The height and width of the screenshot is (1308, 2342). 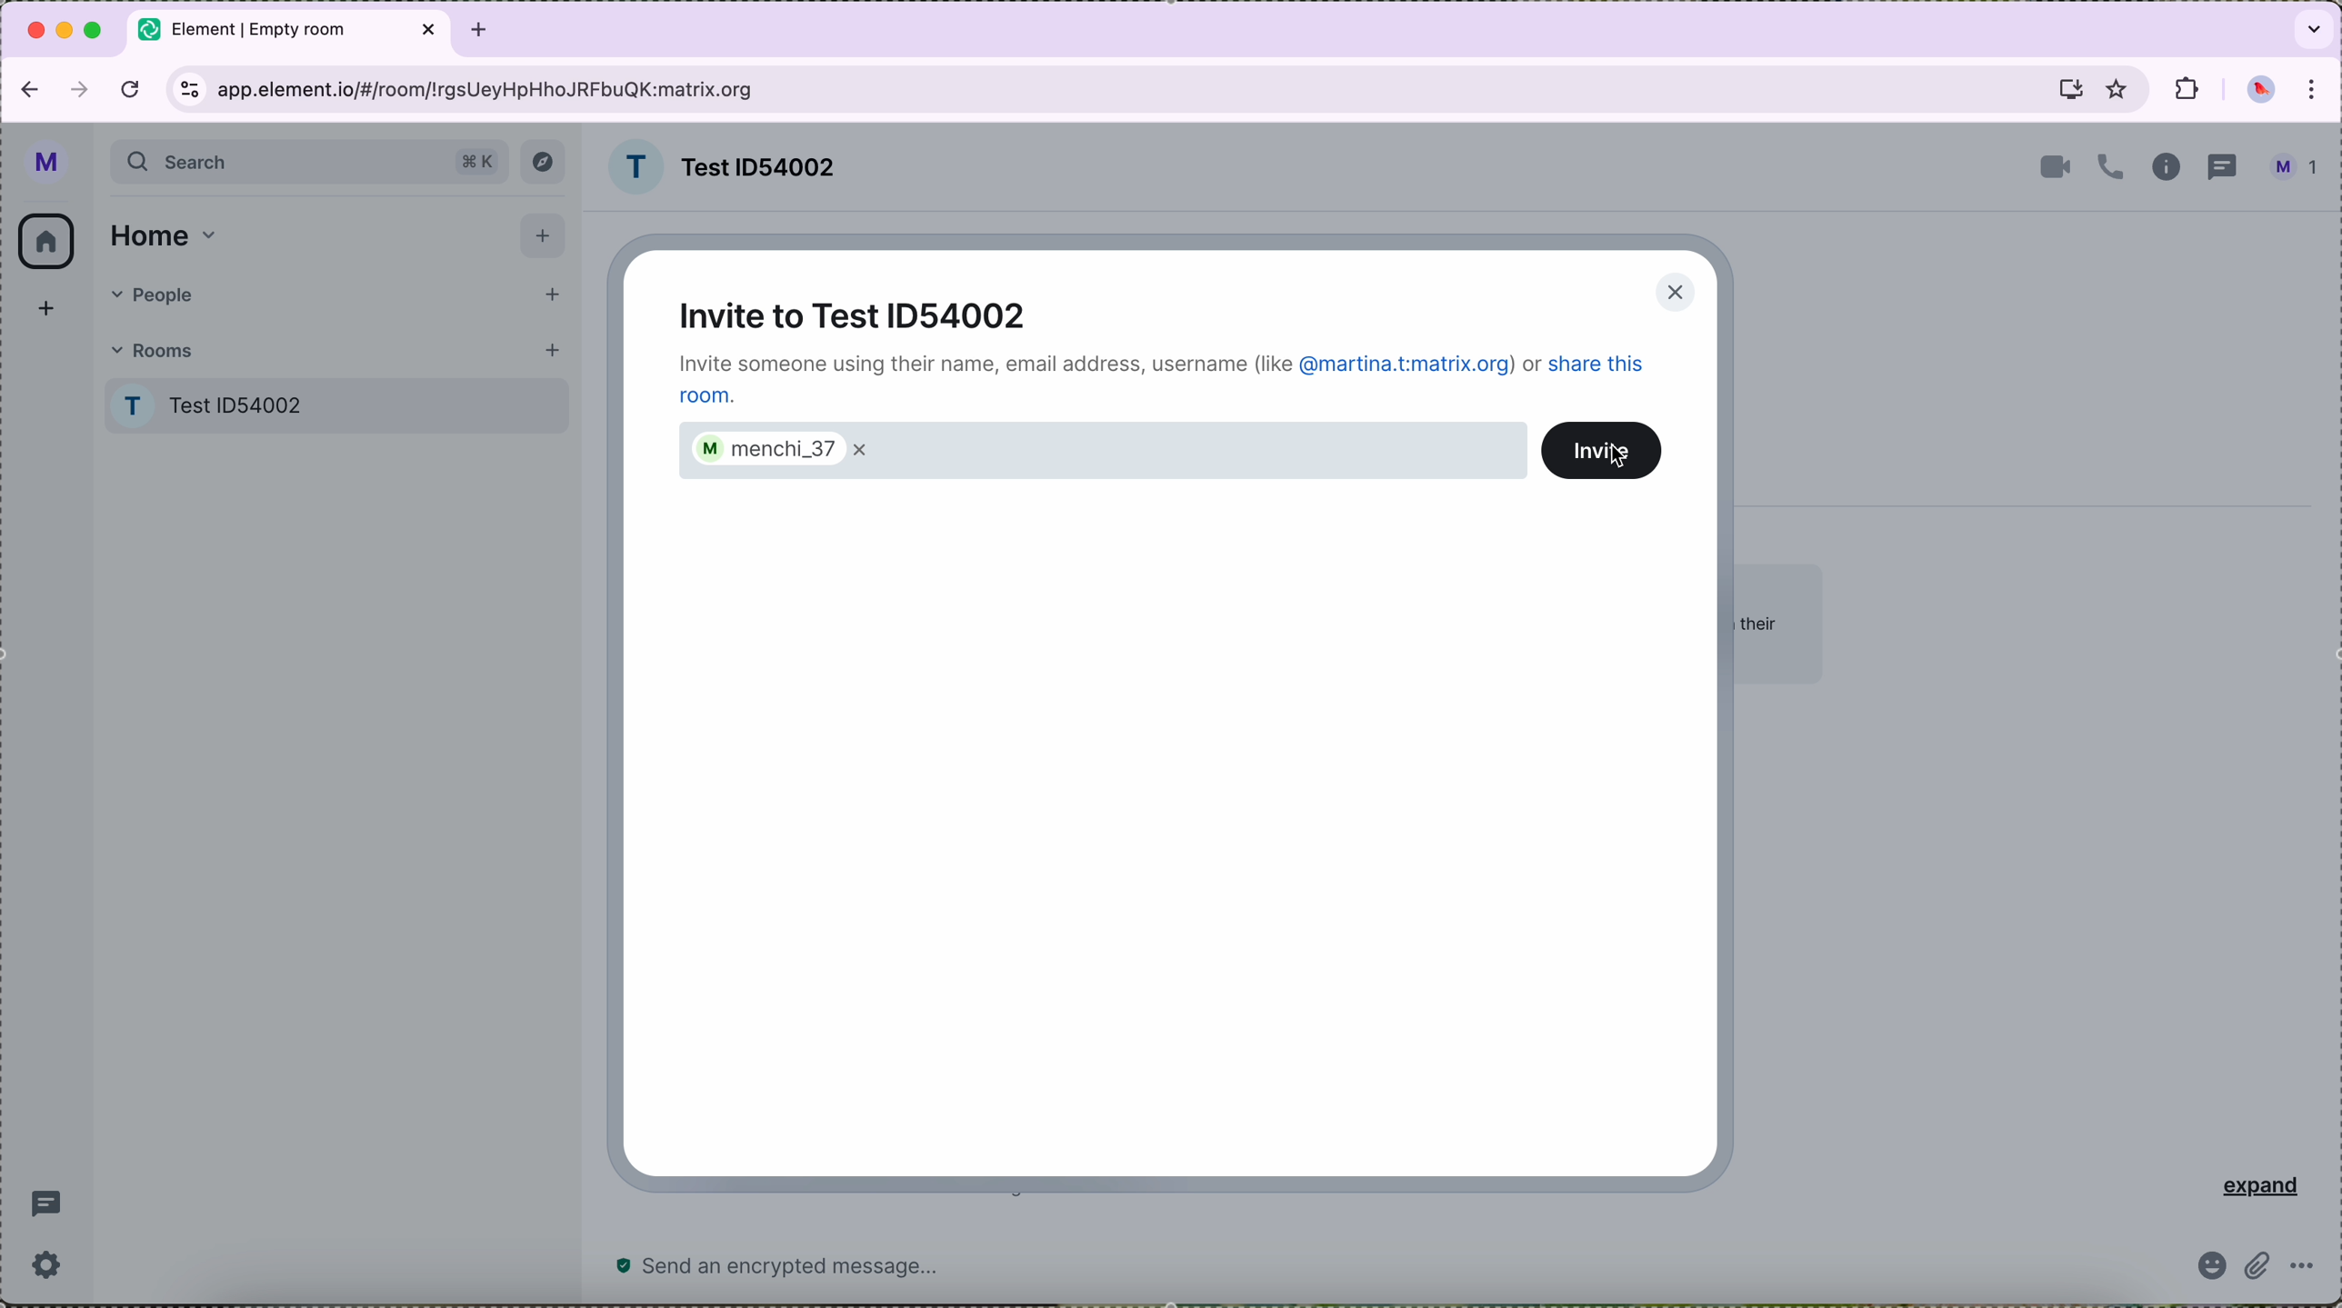 What do you see at coordinates (786, 455) in the screenshot?
I see `menchi_37` at bounding box center [786, 455].